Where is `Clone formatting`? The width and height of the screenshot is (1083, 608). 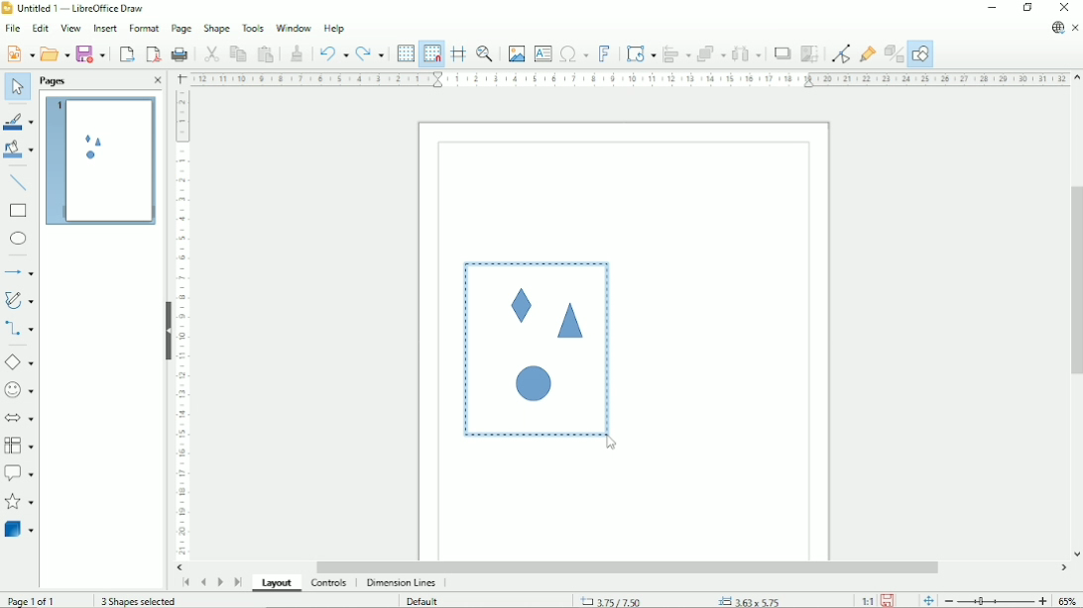 Clone formatting is located at coordinates (298, 52).